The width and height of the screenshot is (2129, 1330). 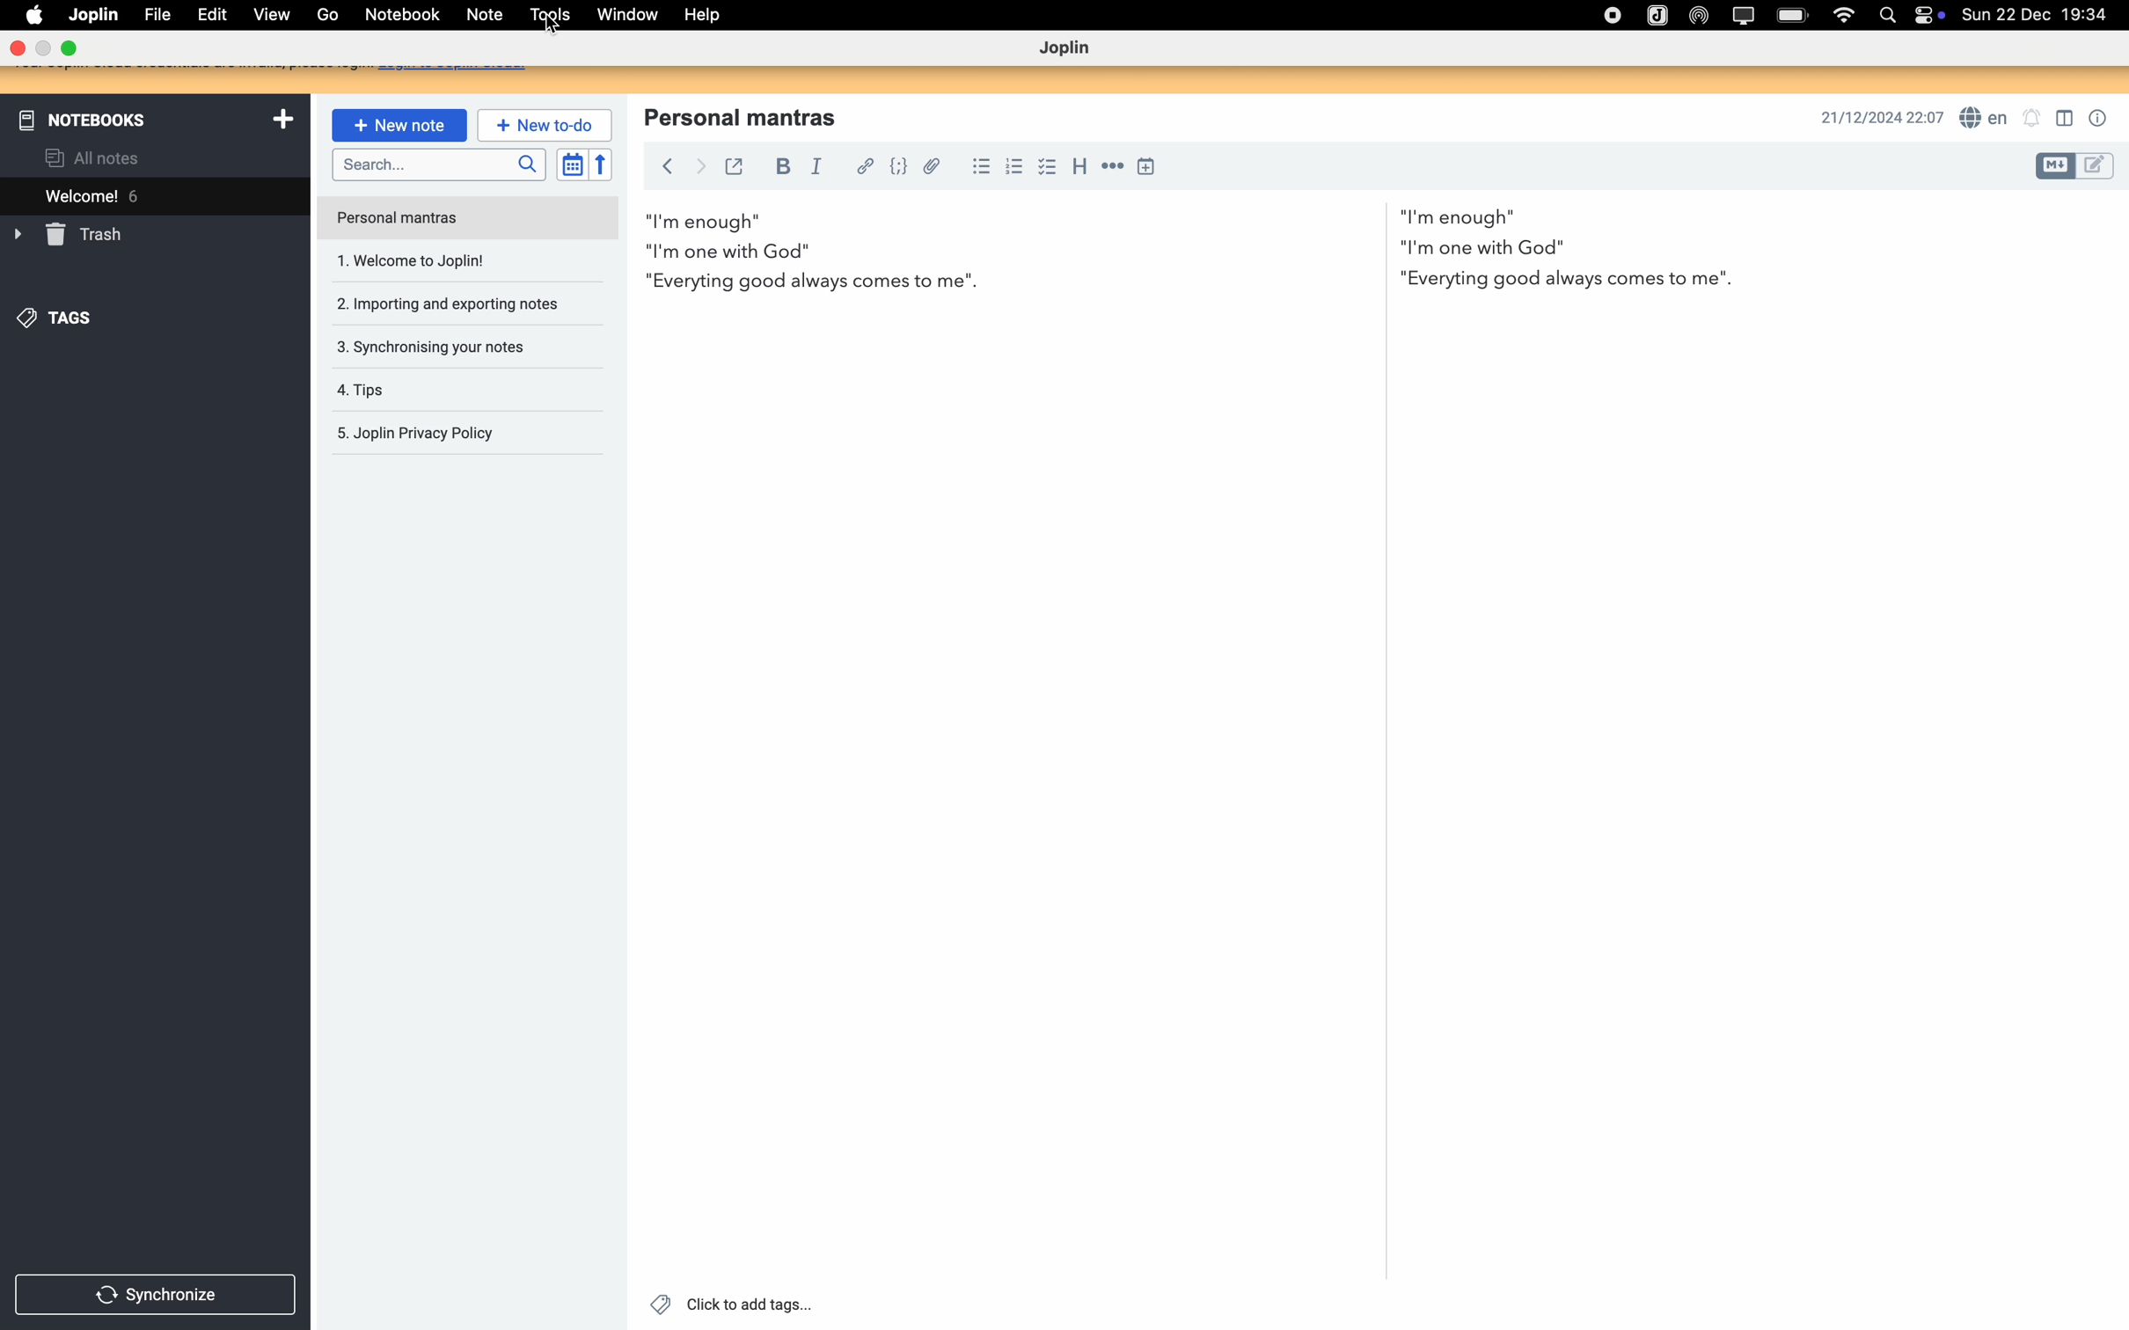 I want to click on view, so click(x=274, y=15).